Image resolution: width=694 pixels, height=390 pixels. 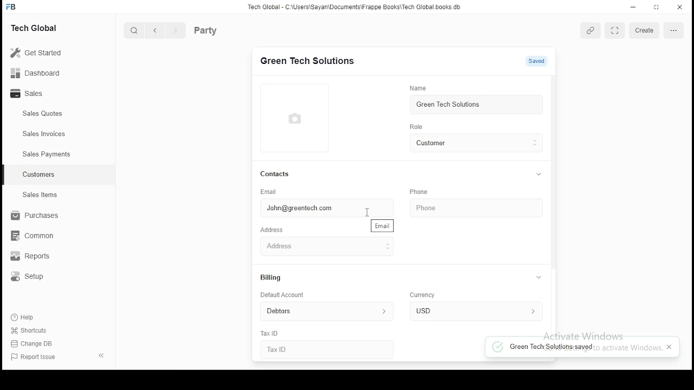 I want to click on mouse pointer, so click(x=368, y=211).